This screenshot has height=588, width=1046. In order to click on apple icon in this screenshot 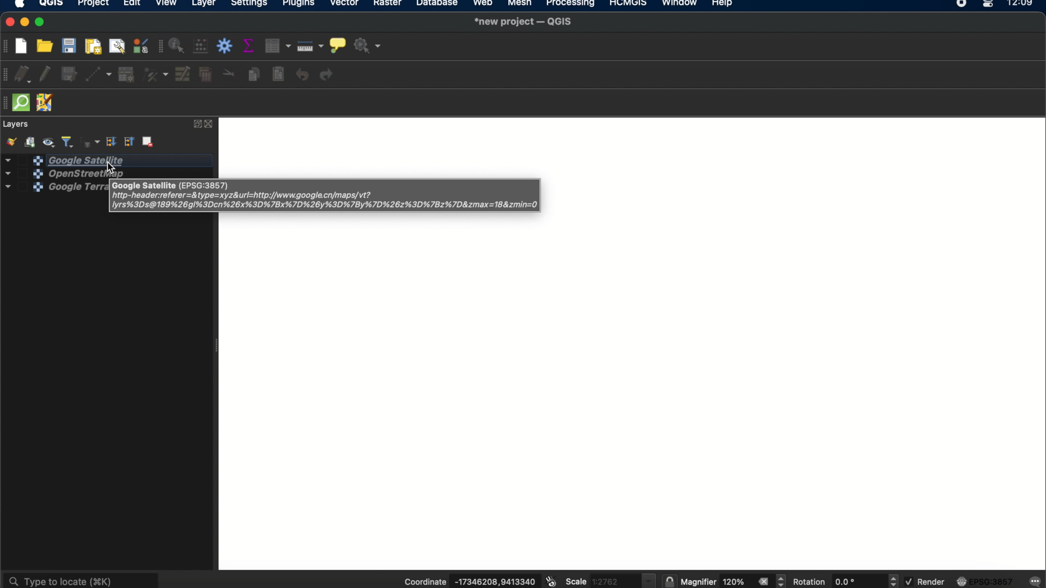, I will do `click(23, 5)`.